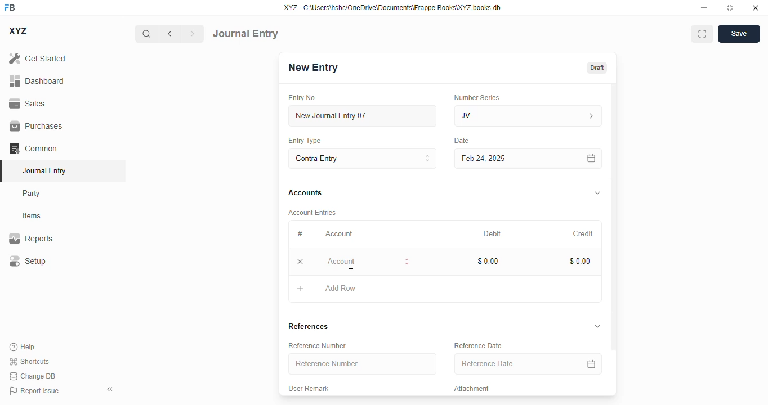  Describe the element at coordinates (319, 345) in the screenshot. I see `reference number` at that location.